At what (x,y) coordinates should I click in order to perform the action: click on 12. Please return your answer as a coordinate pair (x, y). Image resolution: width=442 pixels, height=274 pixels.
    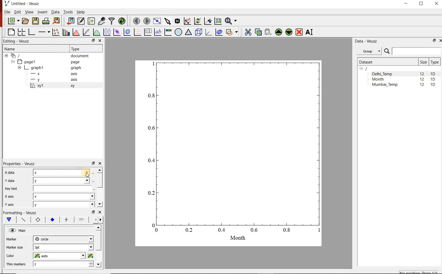
    Looking at the image, I should click on (423, 85).